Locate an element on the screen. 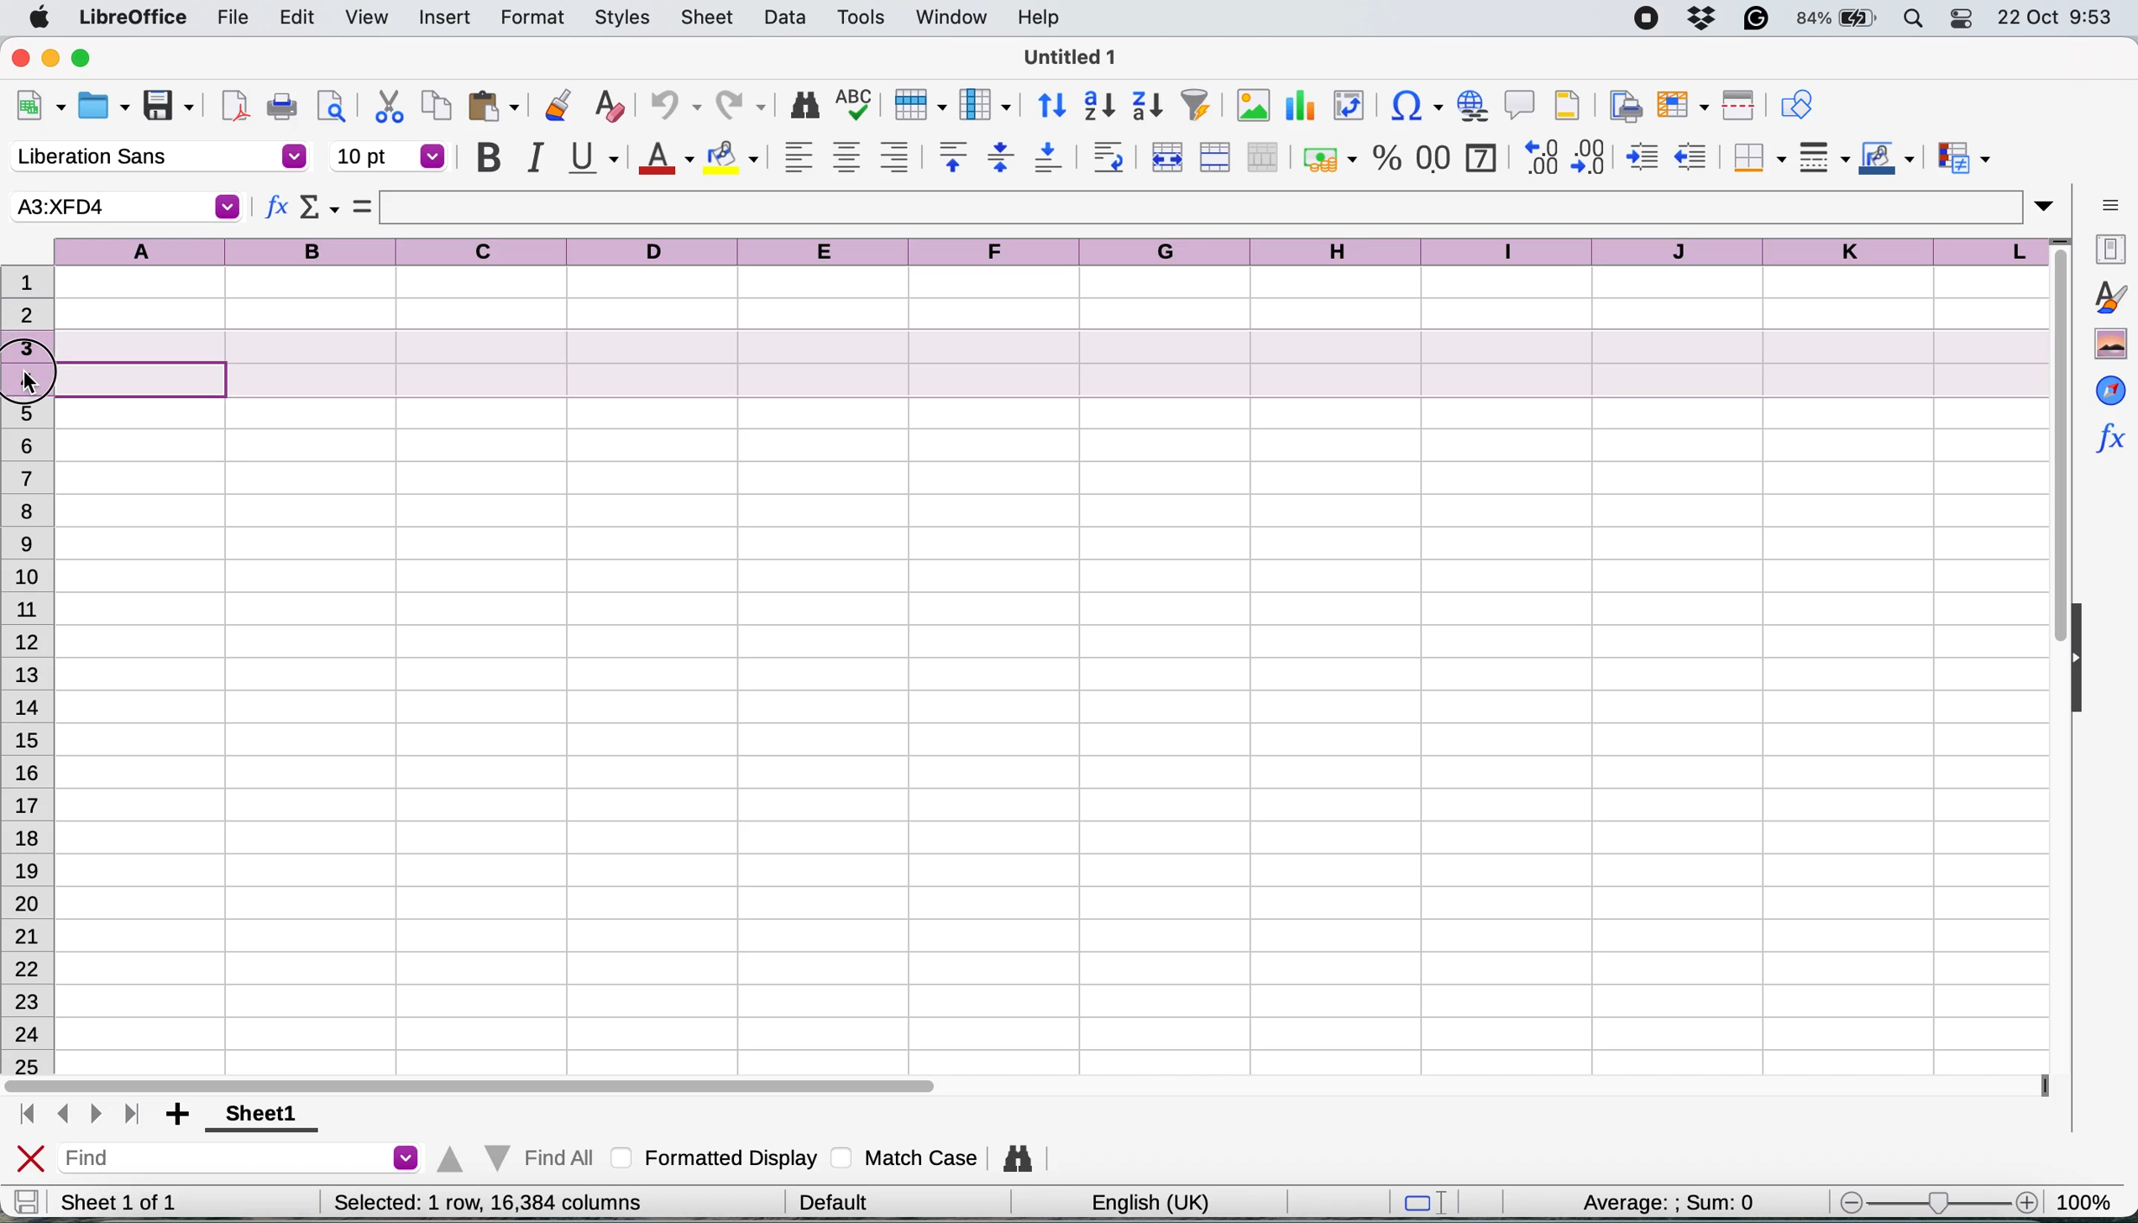  undo is located at coordinates (668, 108).